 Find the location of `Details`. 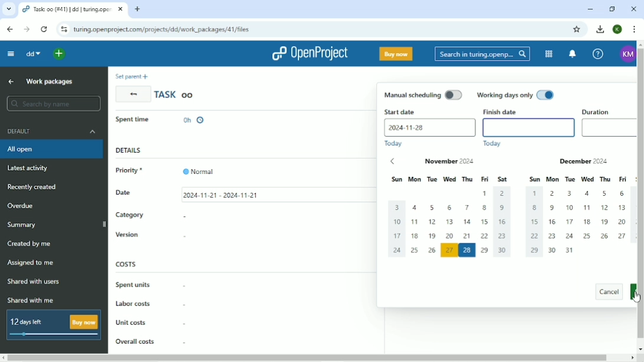

Details is located at coordinates (129, 150).